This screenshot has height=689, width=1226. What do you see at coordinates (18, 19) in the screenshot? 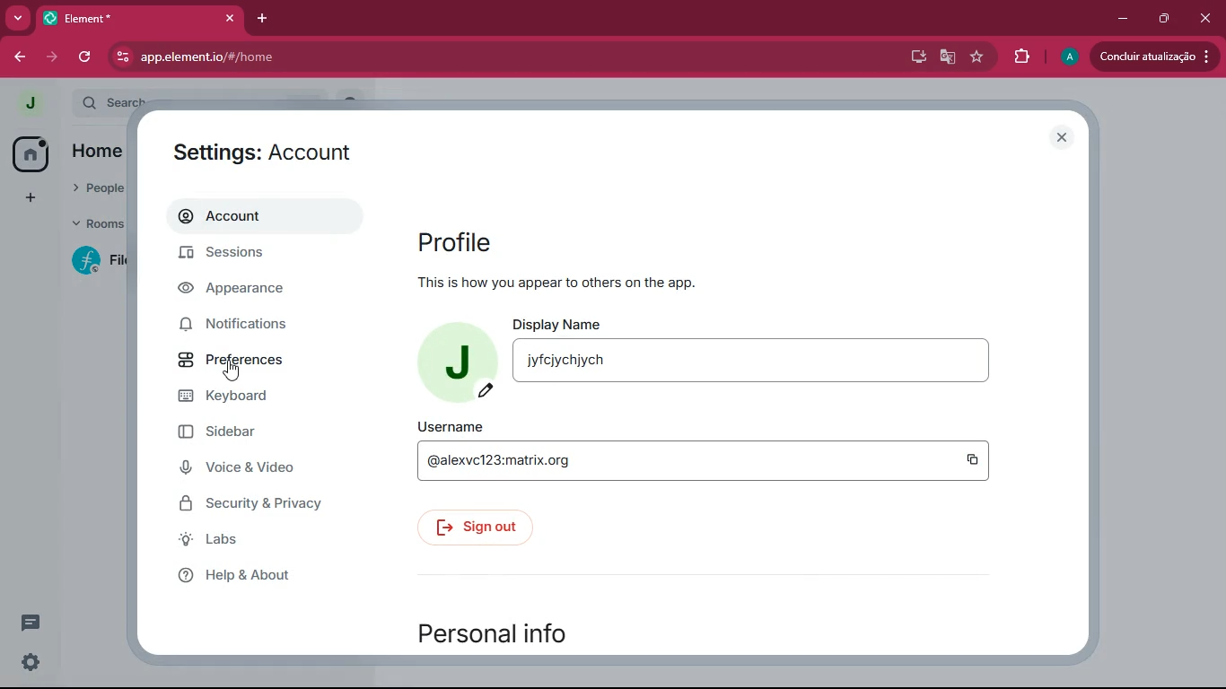
I see `more` at bounding box center [18, 19].